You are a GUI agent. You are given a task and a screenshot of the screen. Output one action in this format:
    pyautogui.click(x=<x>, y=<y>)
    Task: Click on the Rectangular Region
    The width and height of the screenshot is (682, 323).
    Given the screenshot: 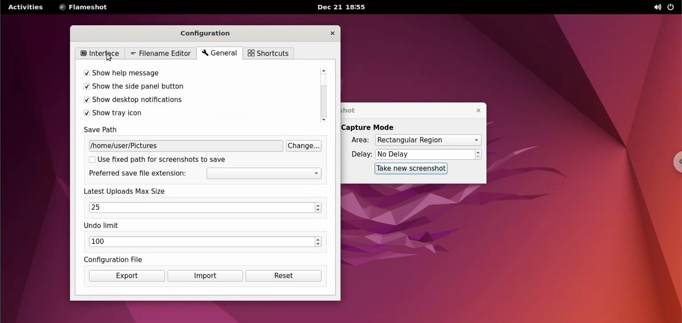 What is the action you would take?
    pyautogui.click(x=428, y=141)
    